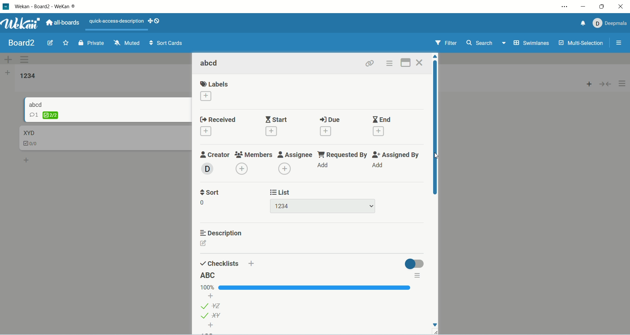 The height and width of the screenshot is (335, 630). I want to click on add, so click(377, 165).